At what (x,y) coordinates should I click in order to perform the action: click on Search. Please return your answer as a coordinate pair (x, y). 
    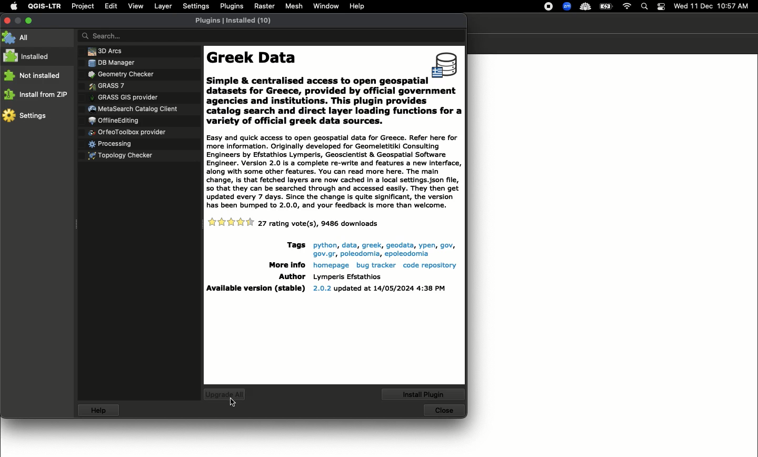
    Looking at the image, I should click on (644, 7).